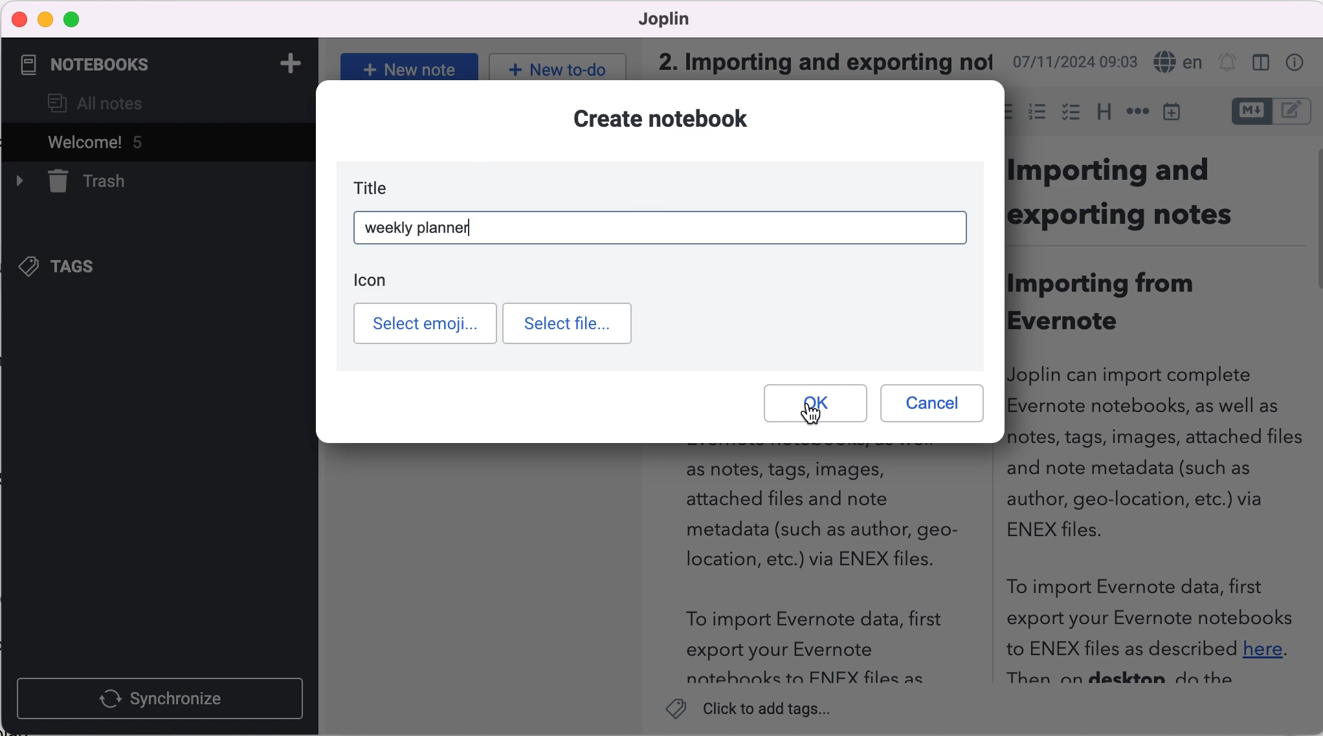 The width and height of the screenshot is (1323, 736). I want to click on all notes, so click(95, 105).